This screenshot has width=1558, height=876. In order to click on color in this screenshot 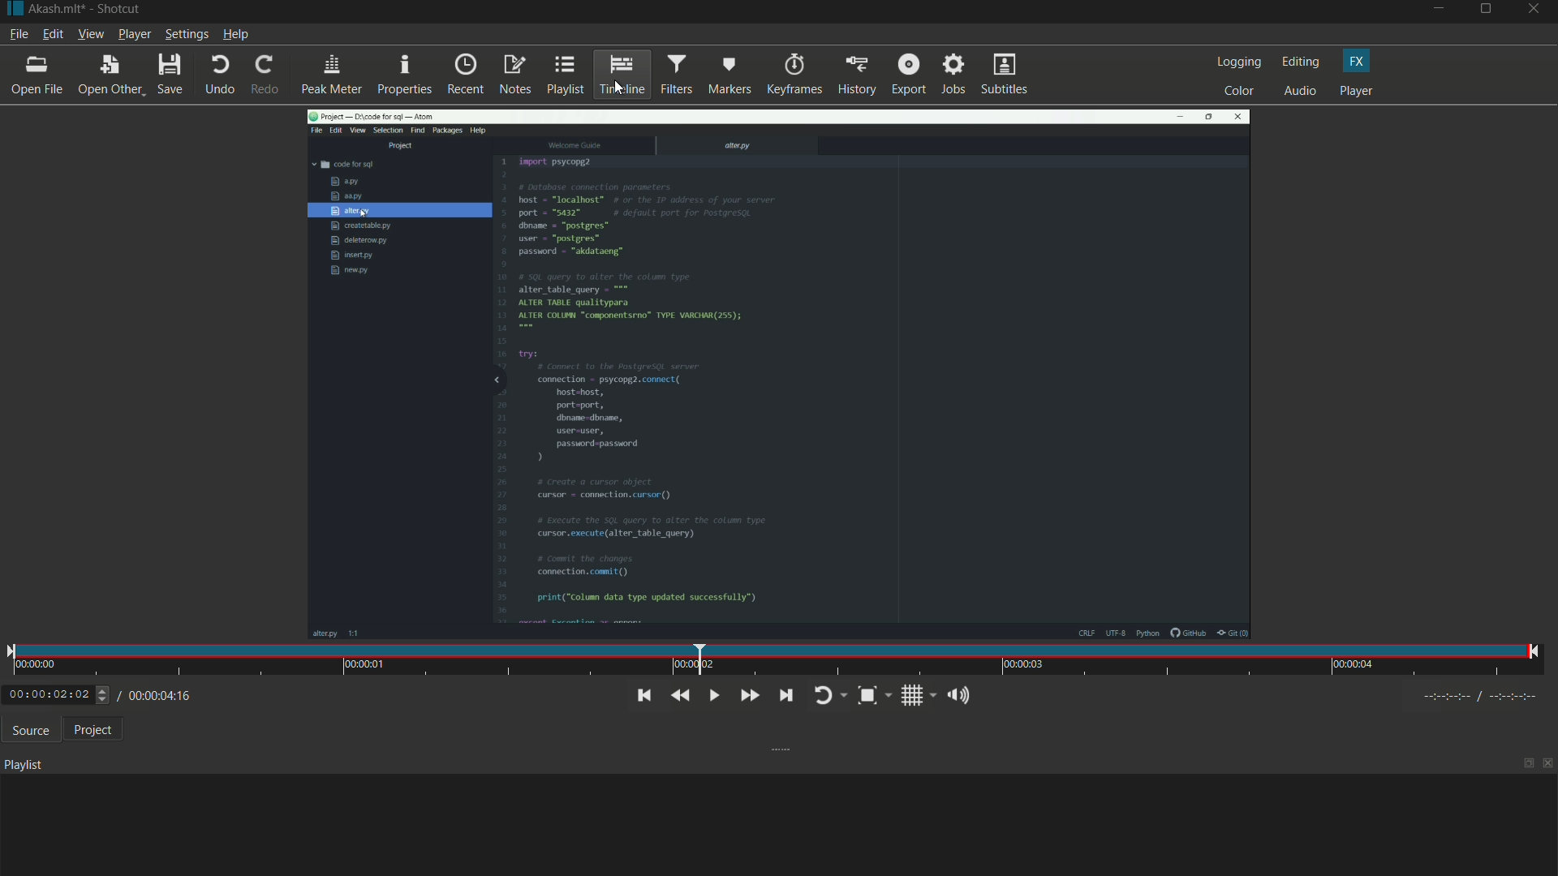, I will do `click(1238, 91)`.